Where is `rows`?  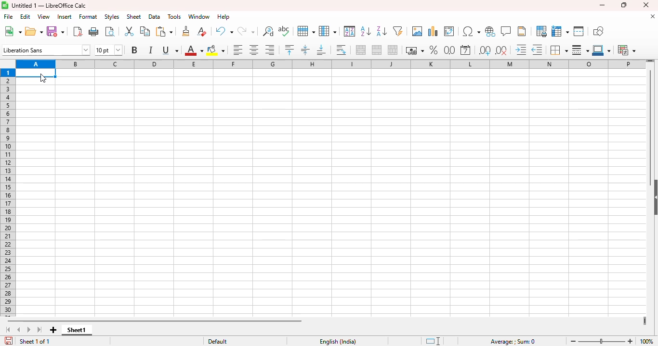
rows is located at coordinates (8, 193).